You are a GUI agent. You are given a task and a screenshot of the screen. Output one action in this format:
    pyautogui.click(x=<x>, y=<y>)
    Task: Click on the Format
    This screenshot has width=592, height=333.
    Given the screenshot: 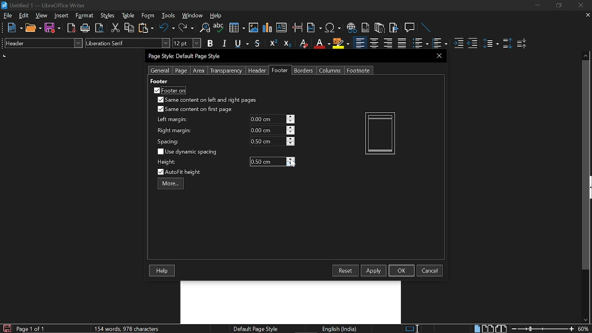 What is the action you would take?
    pyautogui.click(x=86, y=16)
    